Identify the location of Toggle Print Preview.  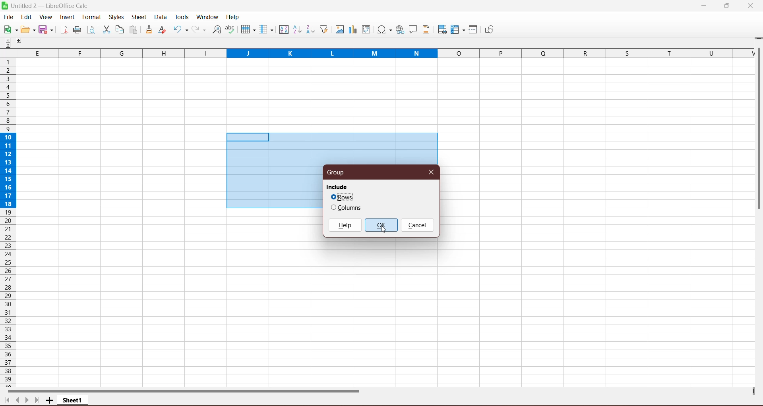
(92, 30).